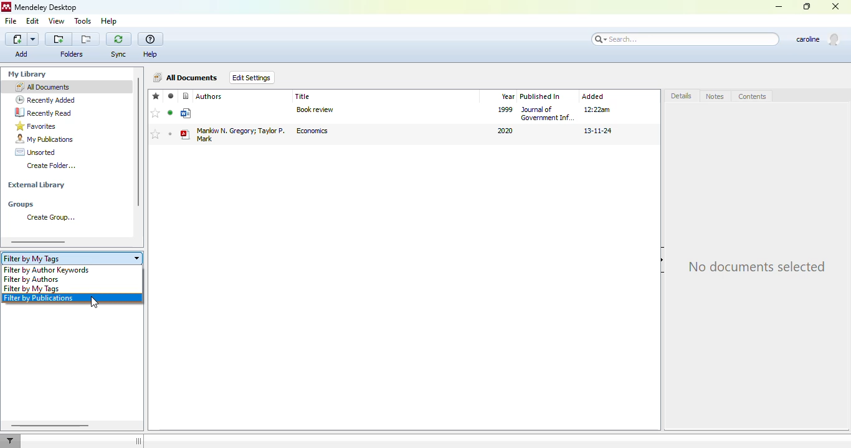  Describe the element at coordinates (593, 96) in the screenshot. I see `added` at that location.